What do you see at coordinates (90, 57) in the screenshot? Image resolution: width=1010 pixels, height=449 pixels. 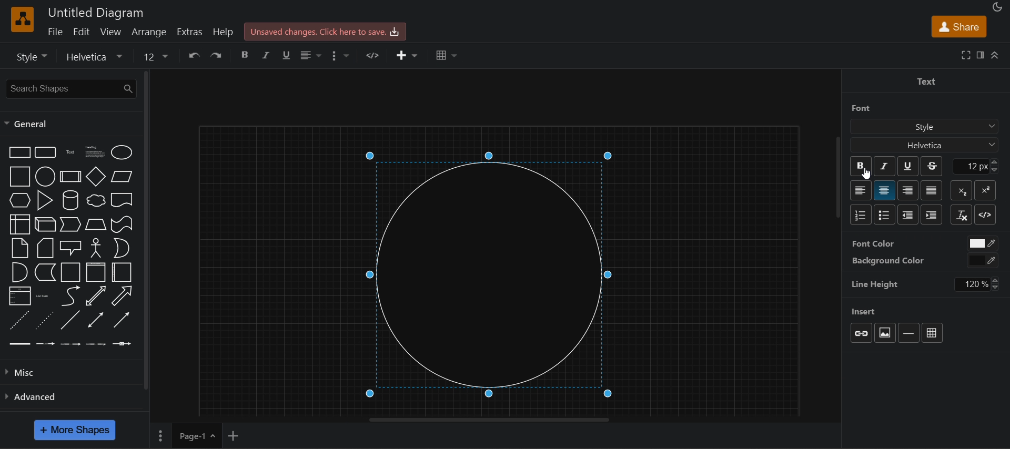 I see `font family` at bounding box center [90, 57].